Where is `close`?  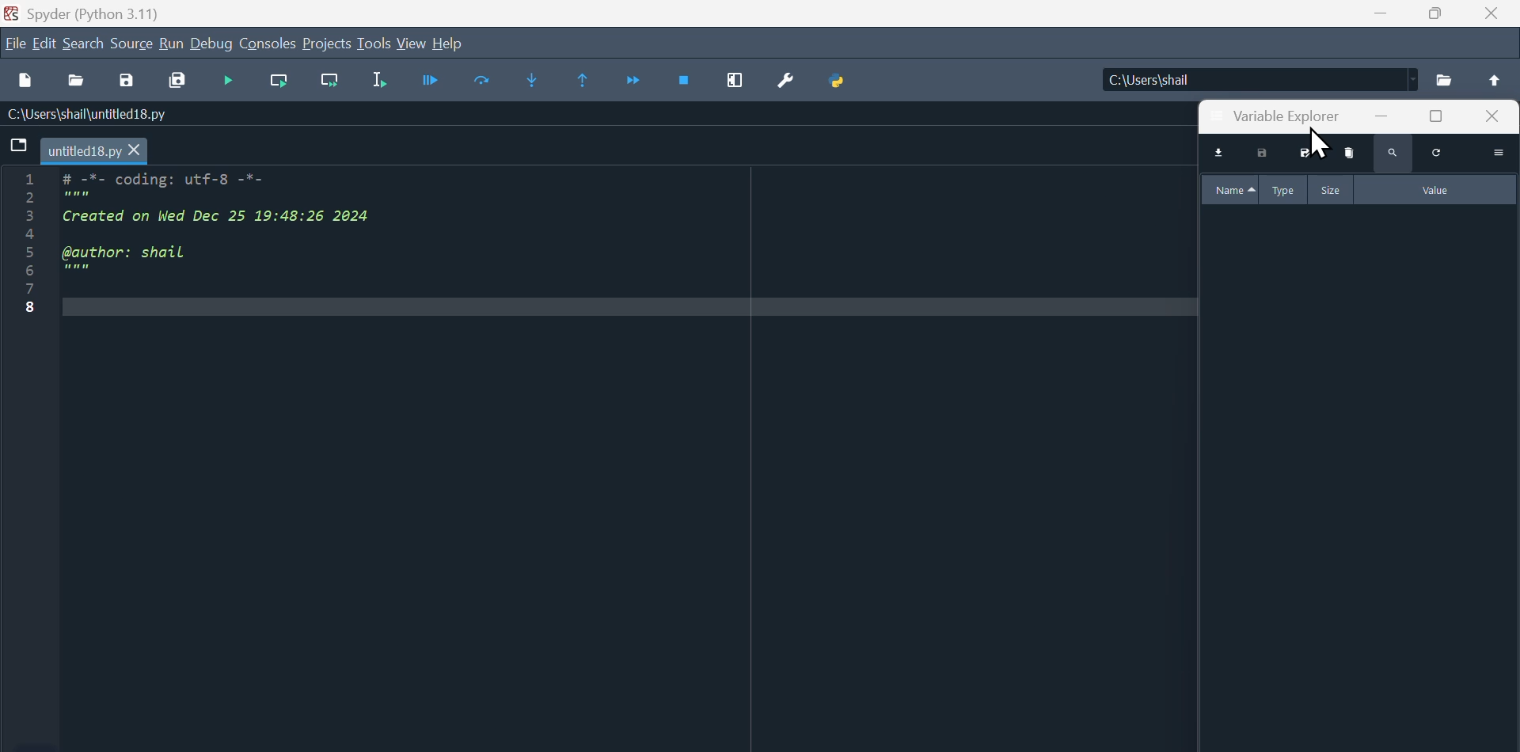 close is located at coordinates (1496, 119).